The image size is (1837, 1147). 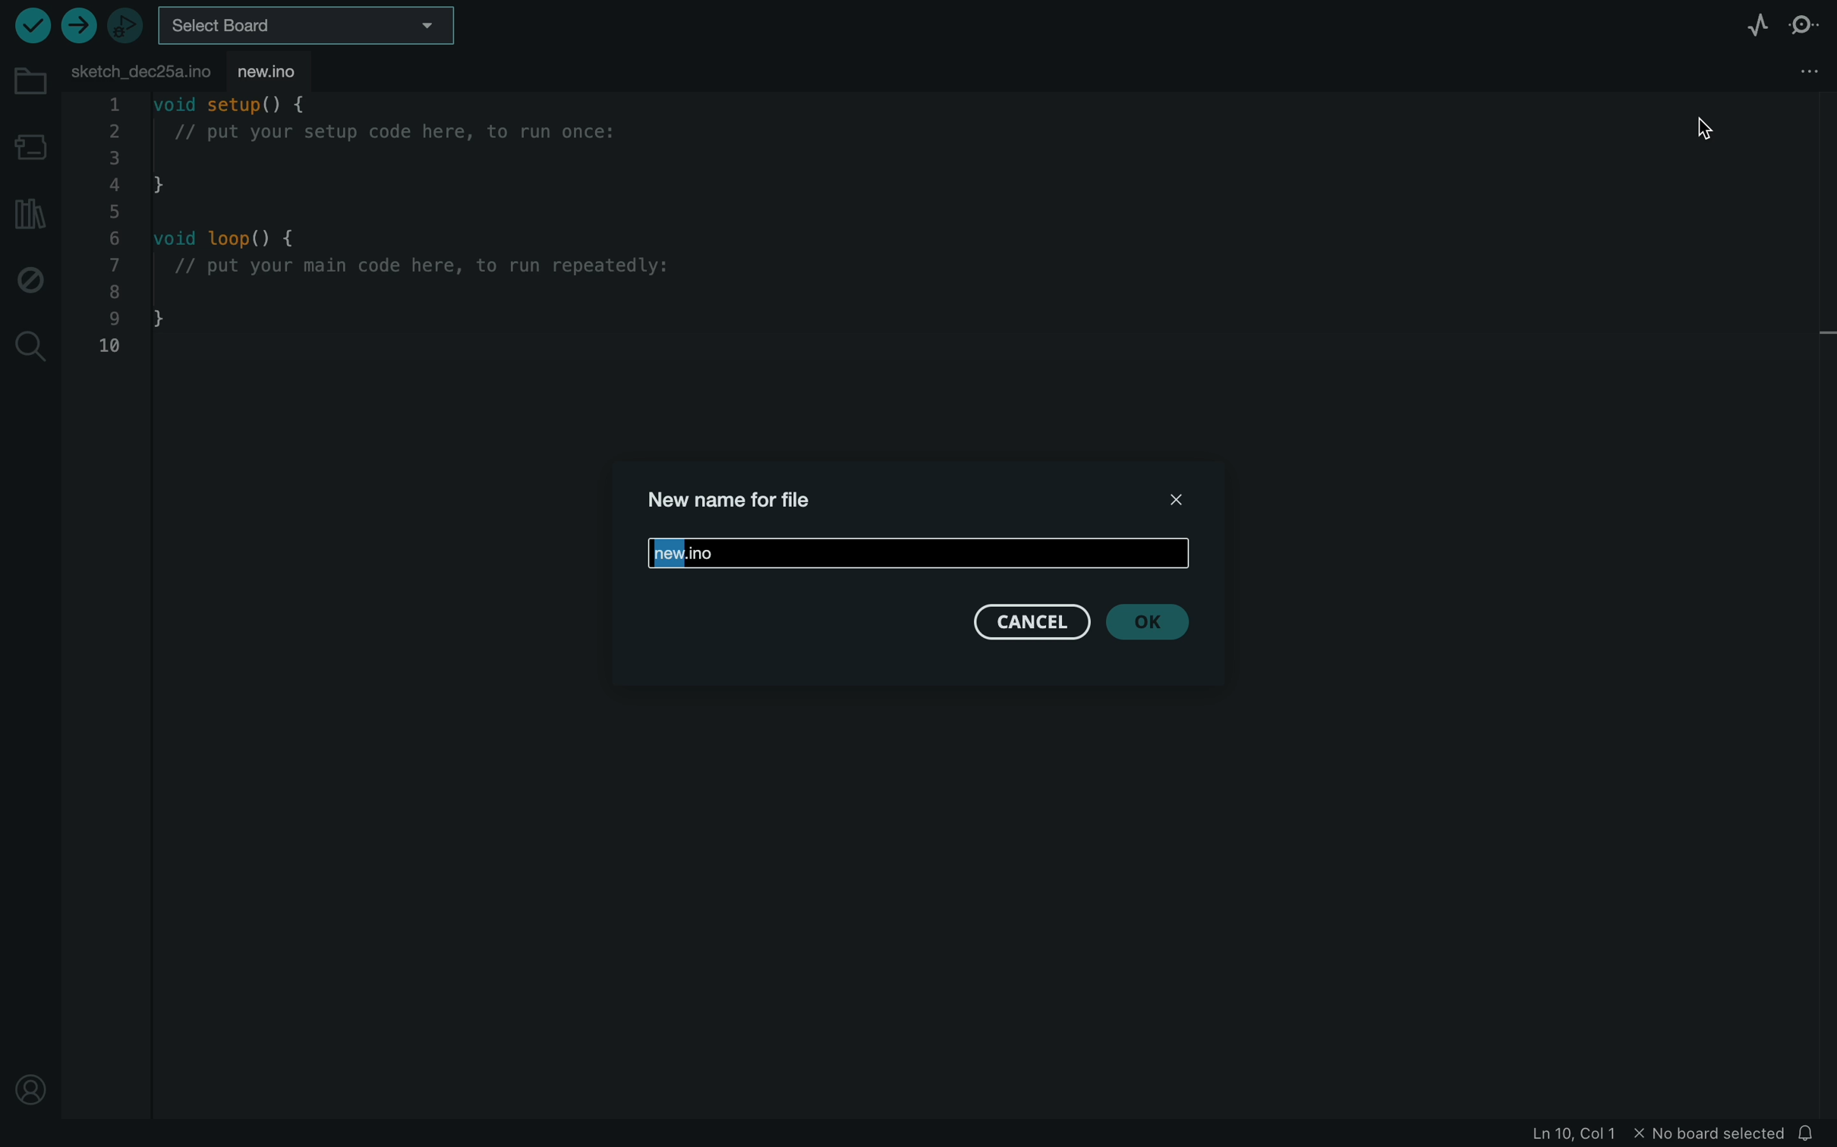 What do you see at coordinates (738, 503) in the screenshot?
I see `new name ` at bounding box center [738, 503].